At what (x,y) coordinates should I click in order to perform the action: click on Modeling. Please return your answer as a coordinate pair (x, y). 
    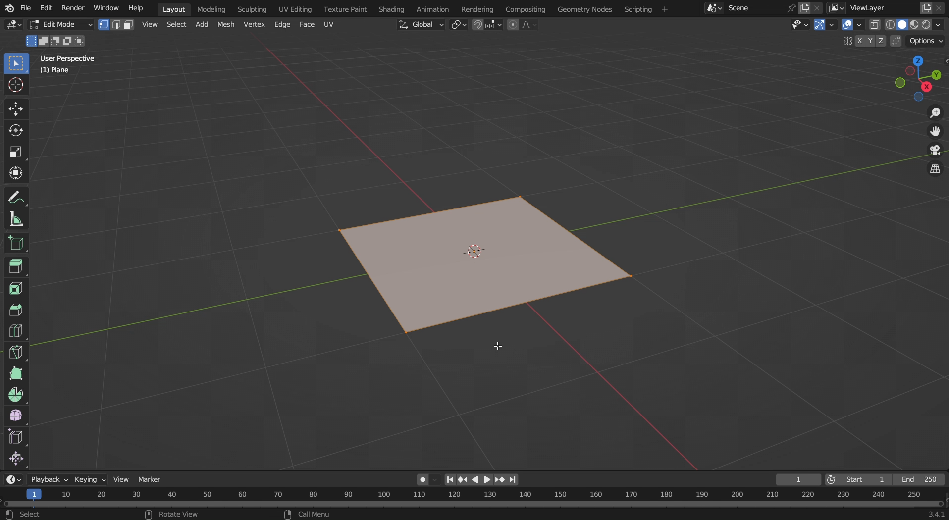
    Looking at the image, I should click on (211, 8).